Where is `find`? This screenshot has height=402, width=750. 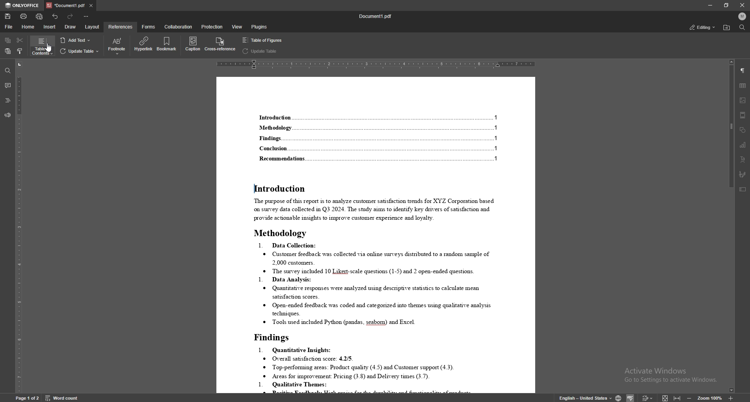 find is located at coordinates (8, 71).